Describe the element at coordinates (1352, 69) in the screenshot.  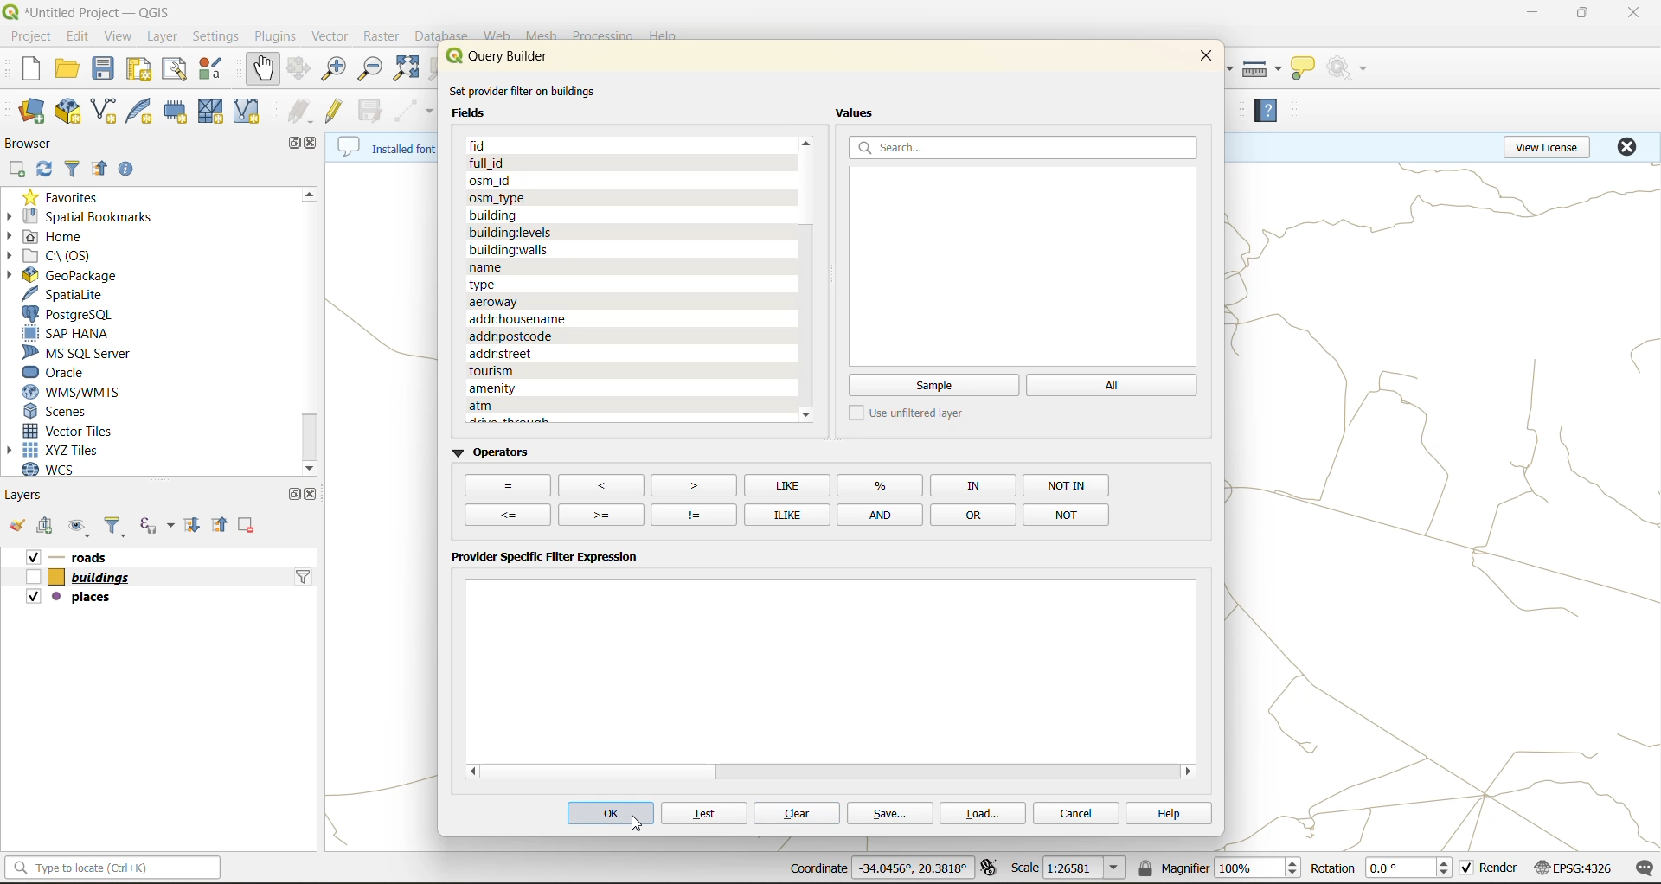
I see `no action` at that location.